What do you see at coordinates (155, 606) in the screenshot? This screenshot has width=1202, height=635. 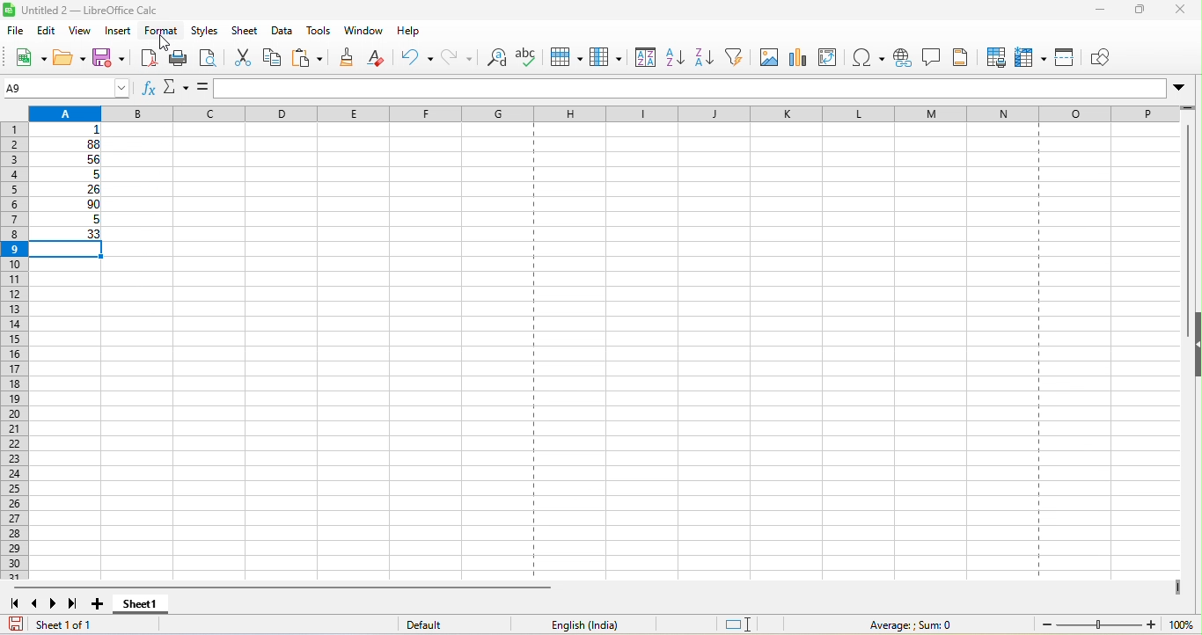 I see `sheet 1` at bounding box center [155, 606].